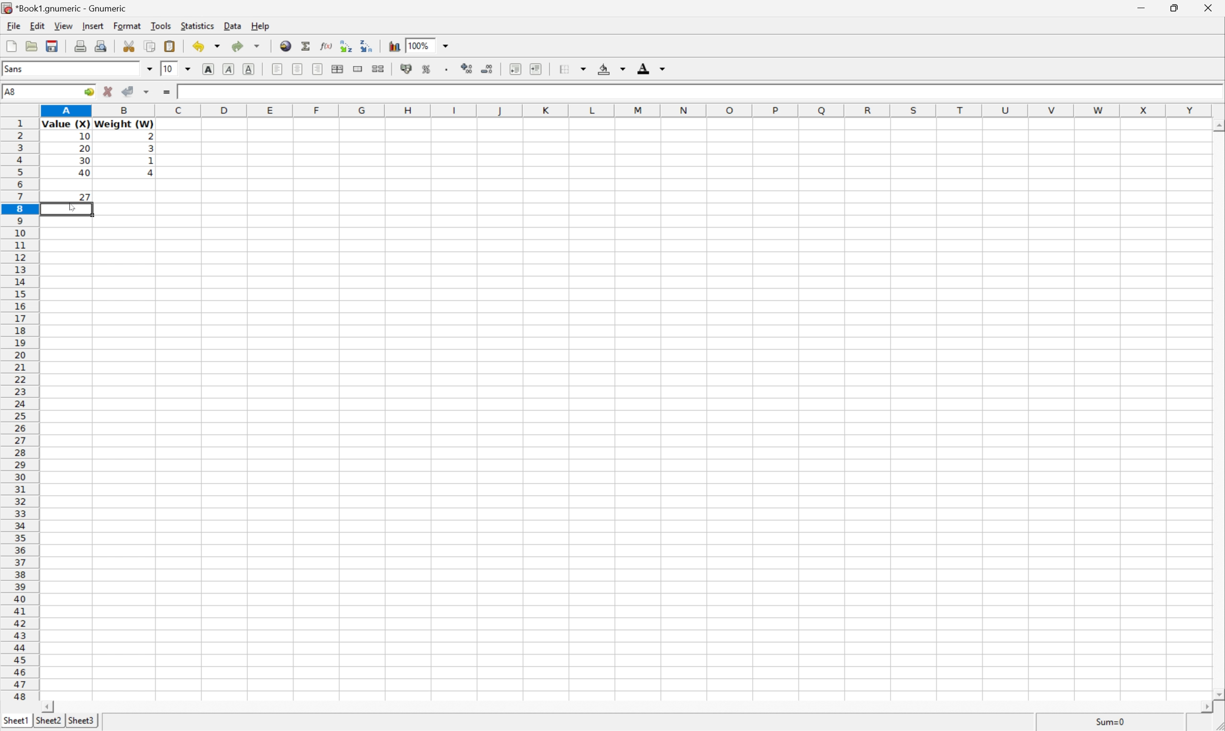  What do you see at coordinates (515, 68) in the screenshot?
I see `Increase indent, and align the contents to the left` at bounding box center [515, 68].